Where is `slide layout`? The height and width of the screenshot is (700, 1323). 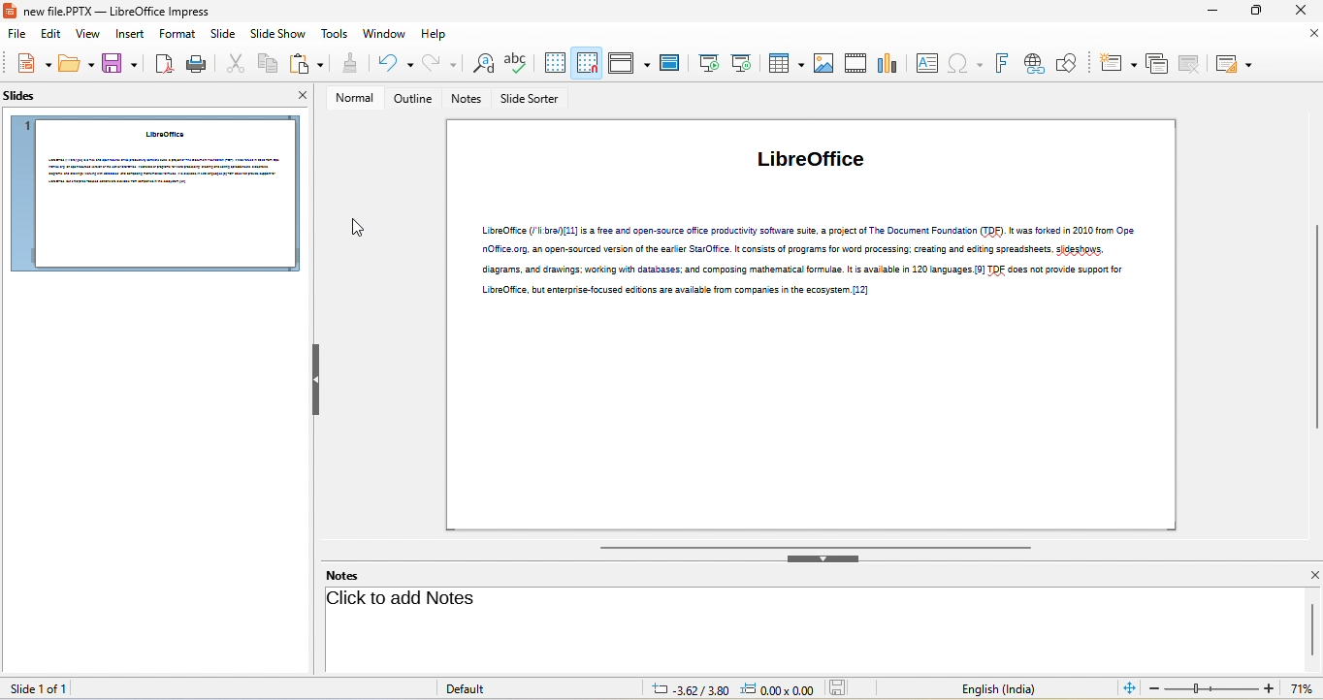
slide layout is located at coordinates (1237, 64).